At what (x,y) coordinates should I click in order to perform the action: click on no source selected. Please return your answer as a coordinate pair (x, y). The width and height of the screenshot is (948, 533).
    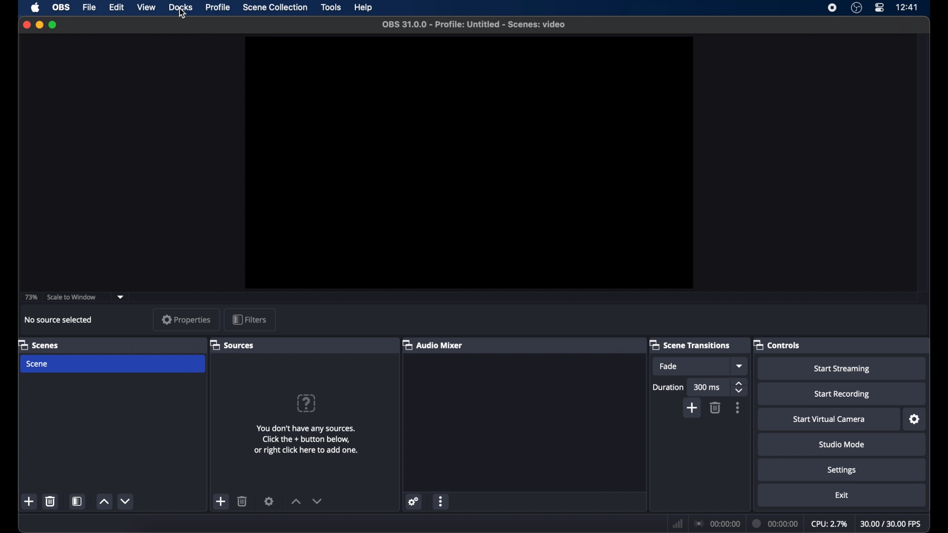
    Looking at the image, I should click on (59, 319).